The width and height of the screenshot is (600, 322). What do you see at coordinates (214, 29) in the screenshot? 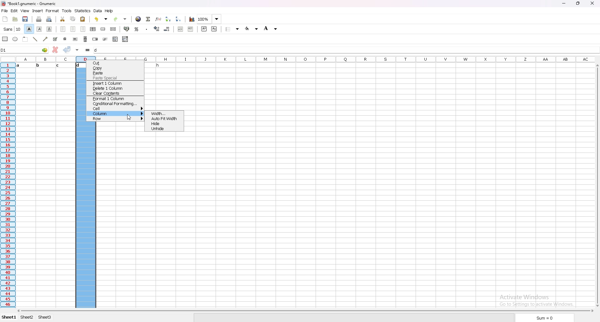
I see `subscript` at bounding box center [214, 29].